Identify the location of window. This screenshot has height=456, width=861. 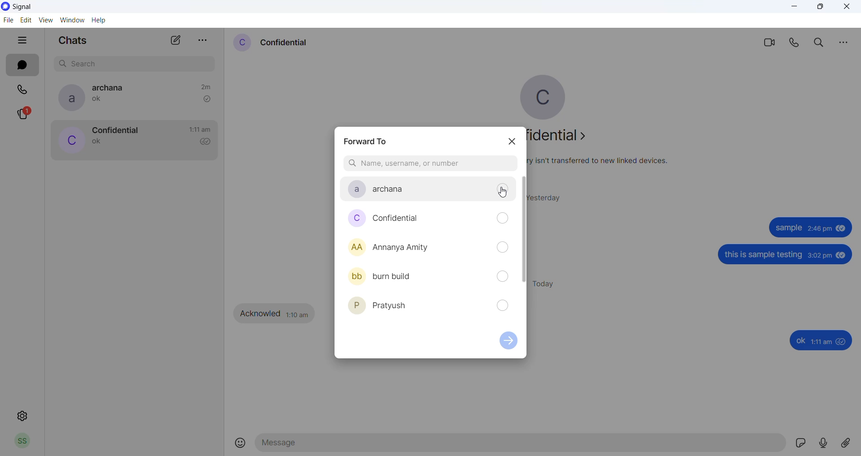
(74, 20).